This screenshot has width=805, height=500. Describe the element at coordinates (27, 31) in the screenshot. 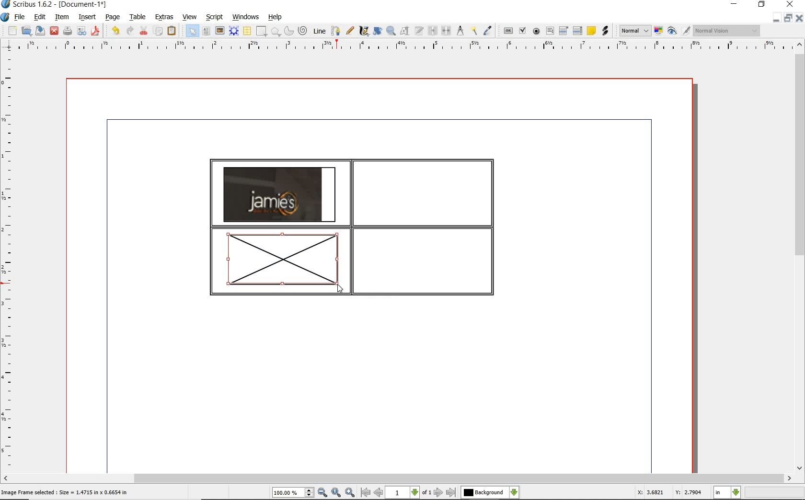

I see `open` at that location.